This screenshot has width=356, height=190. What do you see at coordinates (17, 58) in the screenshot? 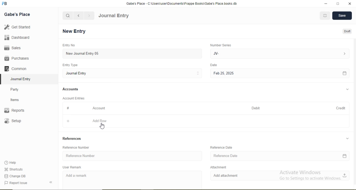
I see `Purchases` at bounding box center [17, 58].